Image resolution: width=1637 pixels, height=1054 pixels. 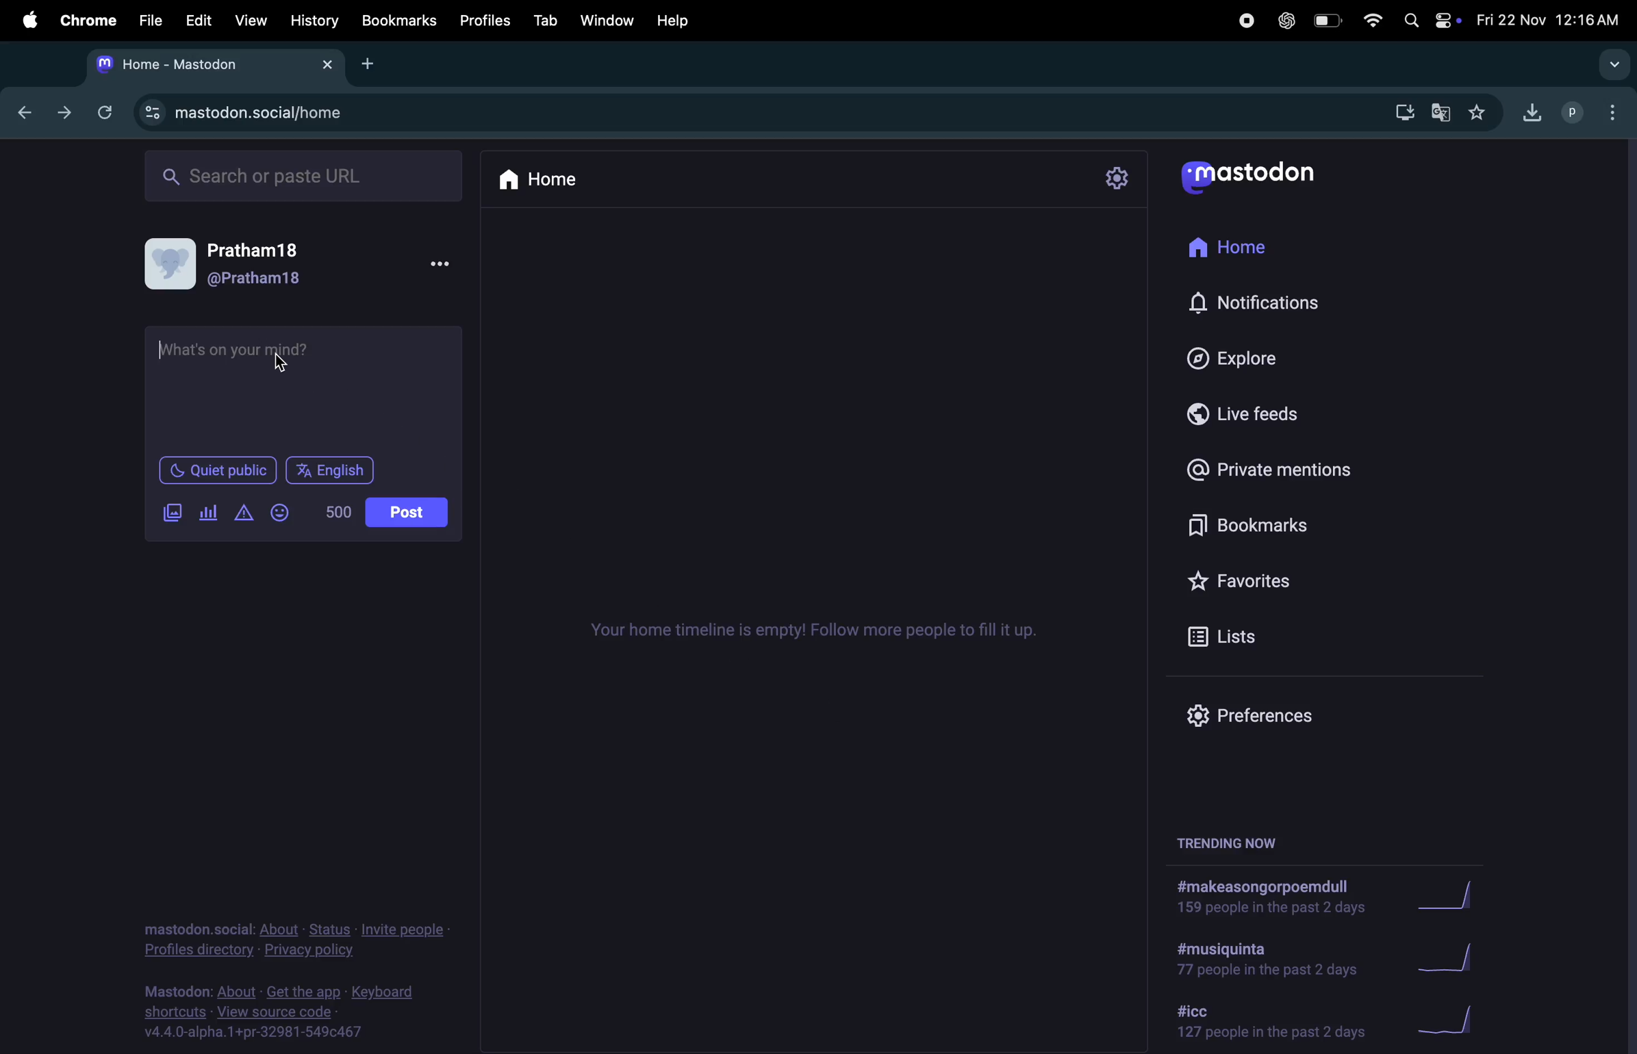 I want to click on book mark, so click(x=1260, y=526).